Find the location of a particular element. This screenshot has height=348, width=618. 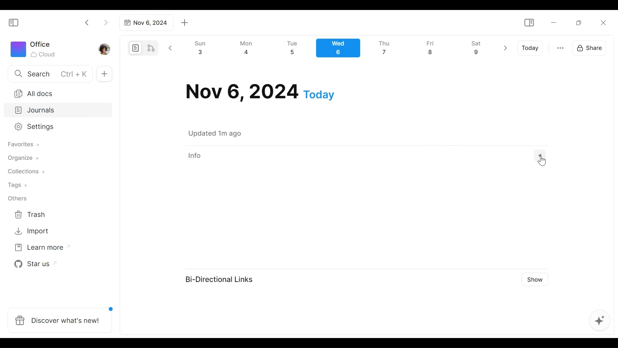

Minimize is located at coordinates (554, 22).